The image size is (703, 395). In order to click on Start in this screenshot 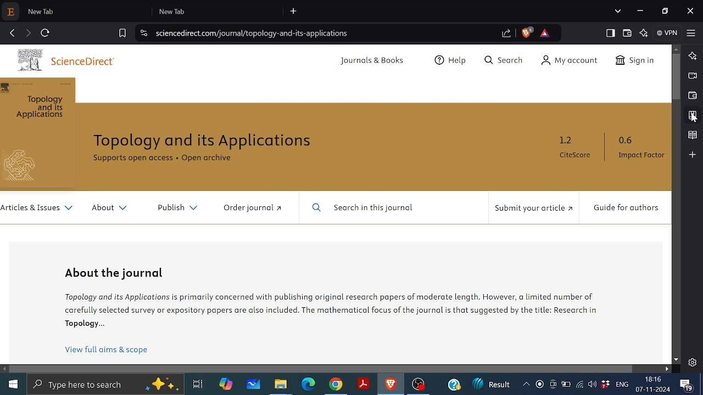, I will do `click(11, 385)`.